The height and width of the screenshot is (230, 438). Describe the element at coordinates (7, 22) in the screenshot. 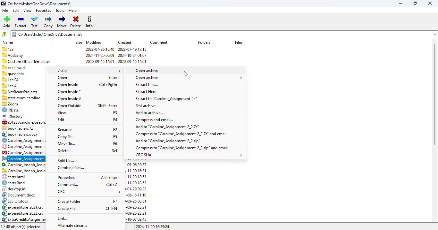

I see `add` at that location.